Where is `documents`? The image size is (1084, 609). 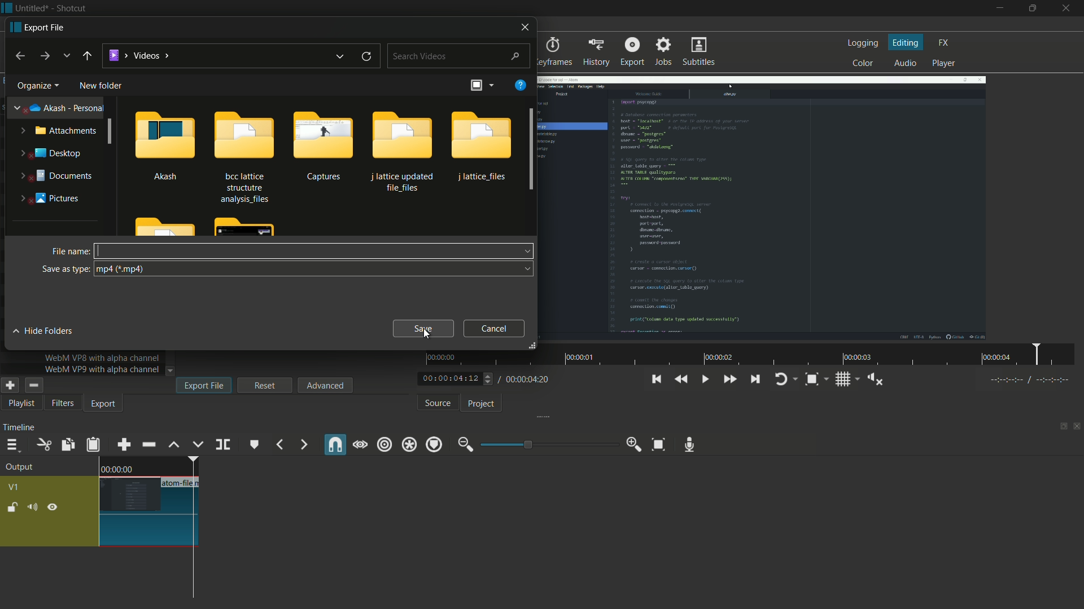
documents is located at coordinates (54, 176).